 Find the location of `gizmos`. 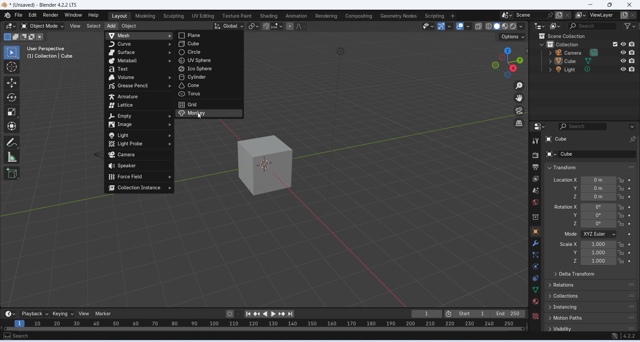

gizmos is located at coordinates (449, 26).